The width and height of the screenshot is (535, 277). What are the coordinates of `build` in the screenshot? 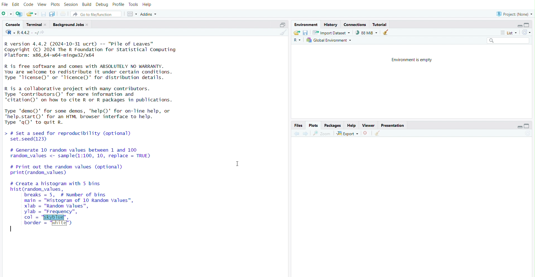 It's located at (88, 4).